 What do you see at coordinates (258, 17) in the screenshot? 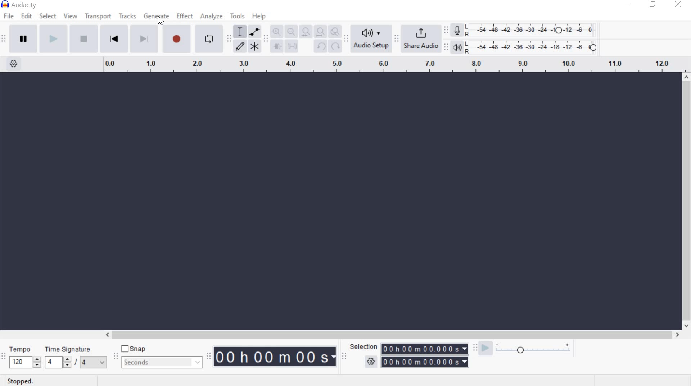
I see `help` at bounding box center [258, 17].